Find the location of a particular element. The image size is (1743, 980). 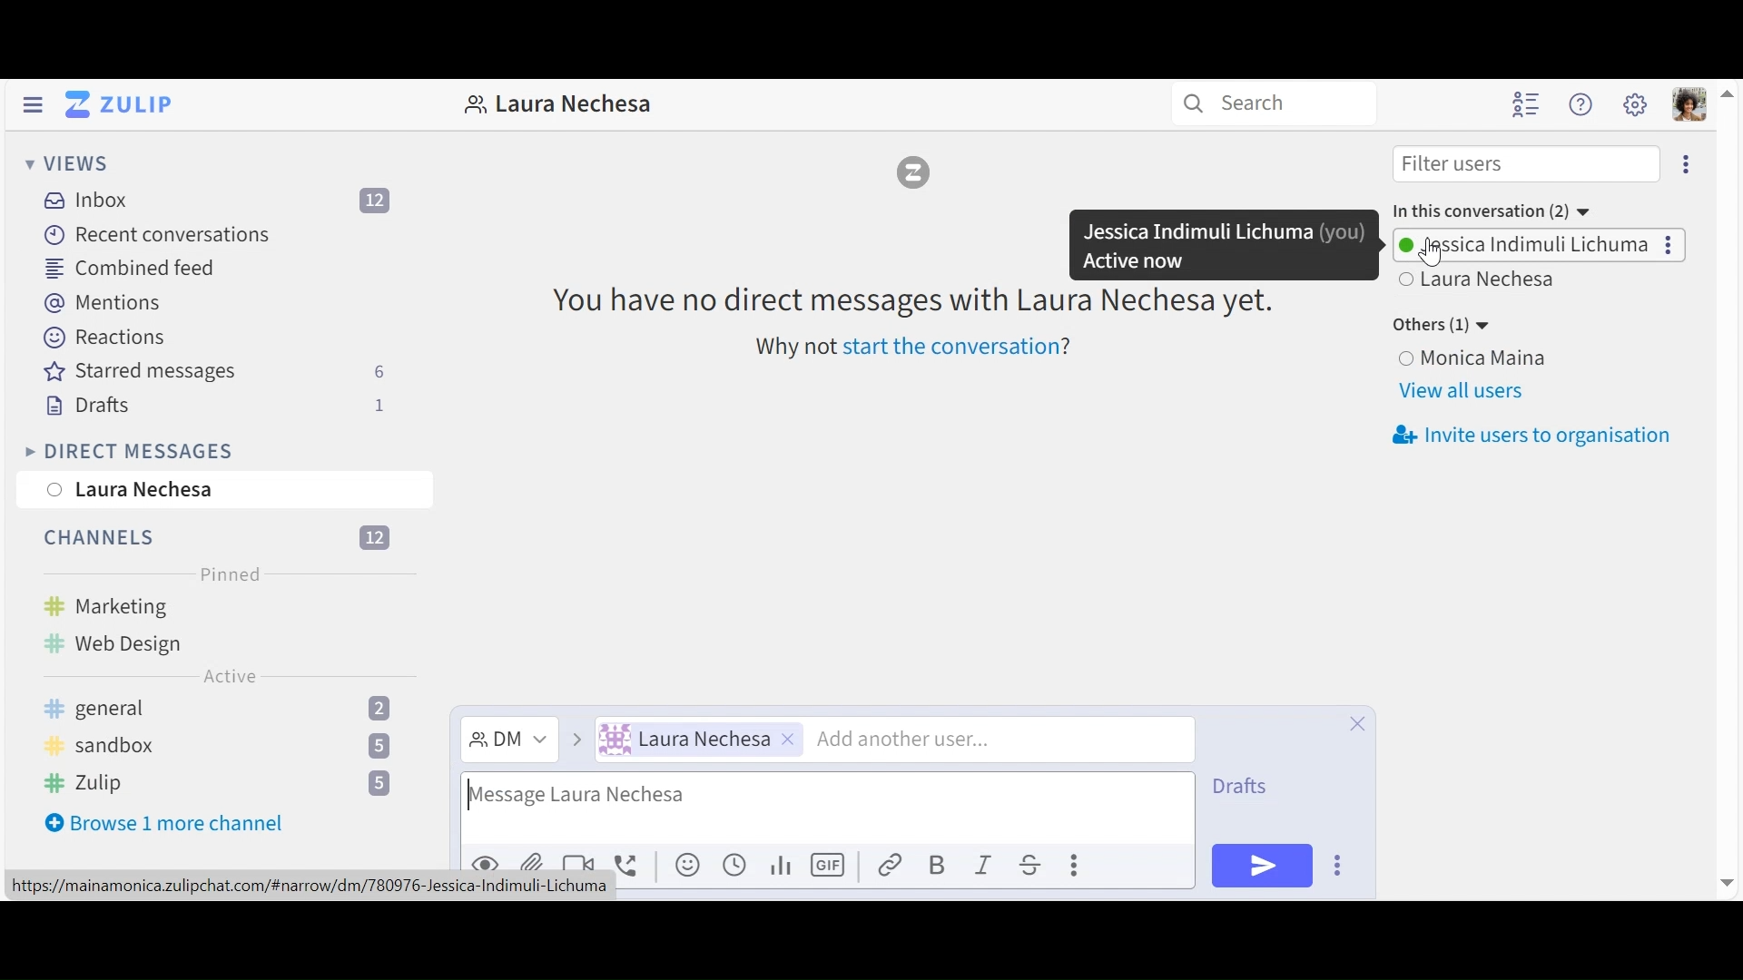

url is located at coordinates (310, 888).